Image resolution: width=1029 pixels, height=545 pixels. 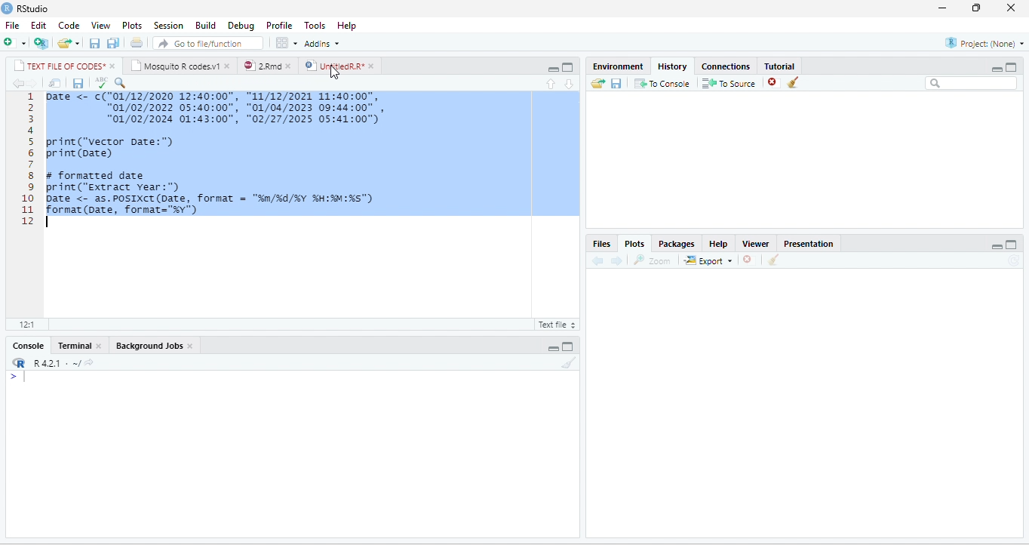 I want to click on Edit, so click(x=38, y=26).